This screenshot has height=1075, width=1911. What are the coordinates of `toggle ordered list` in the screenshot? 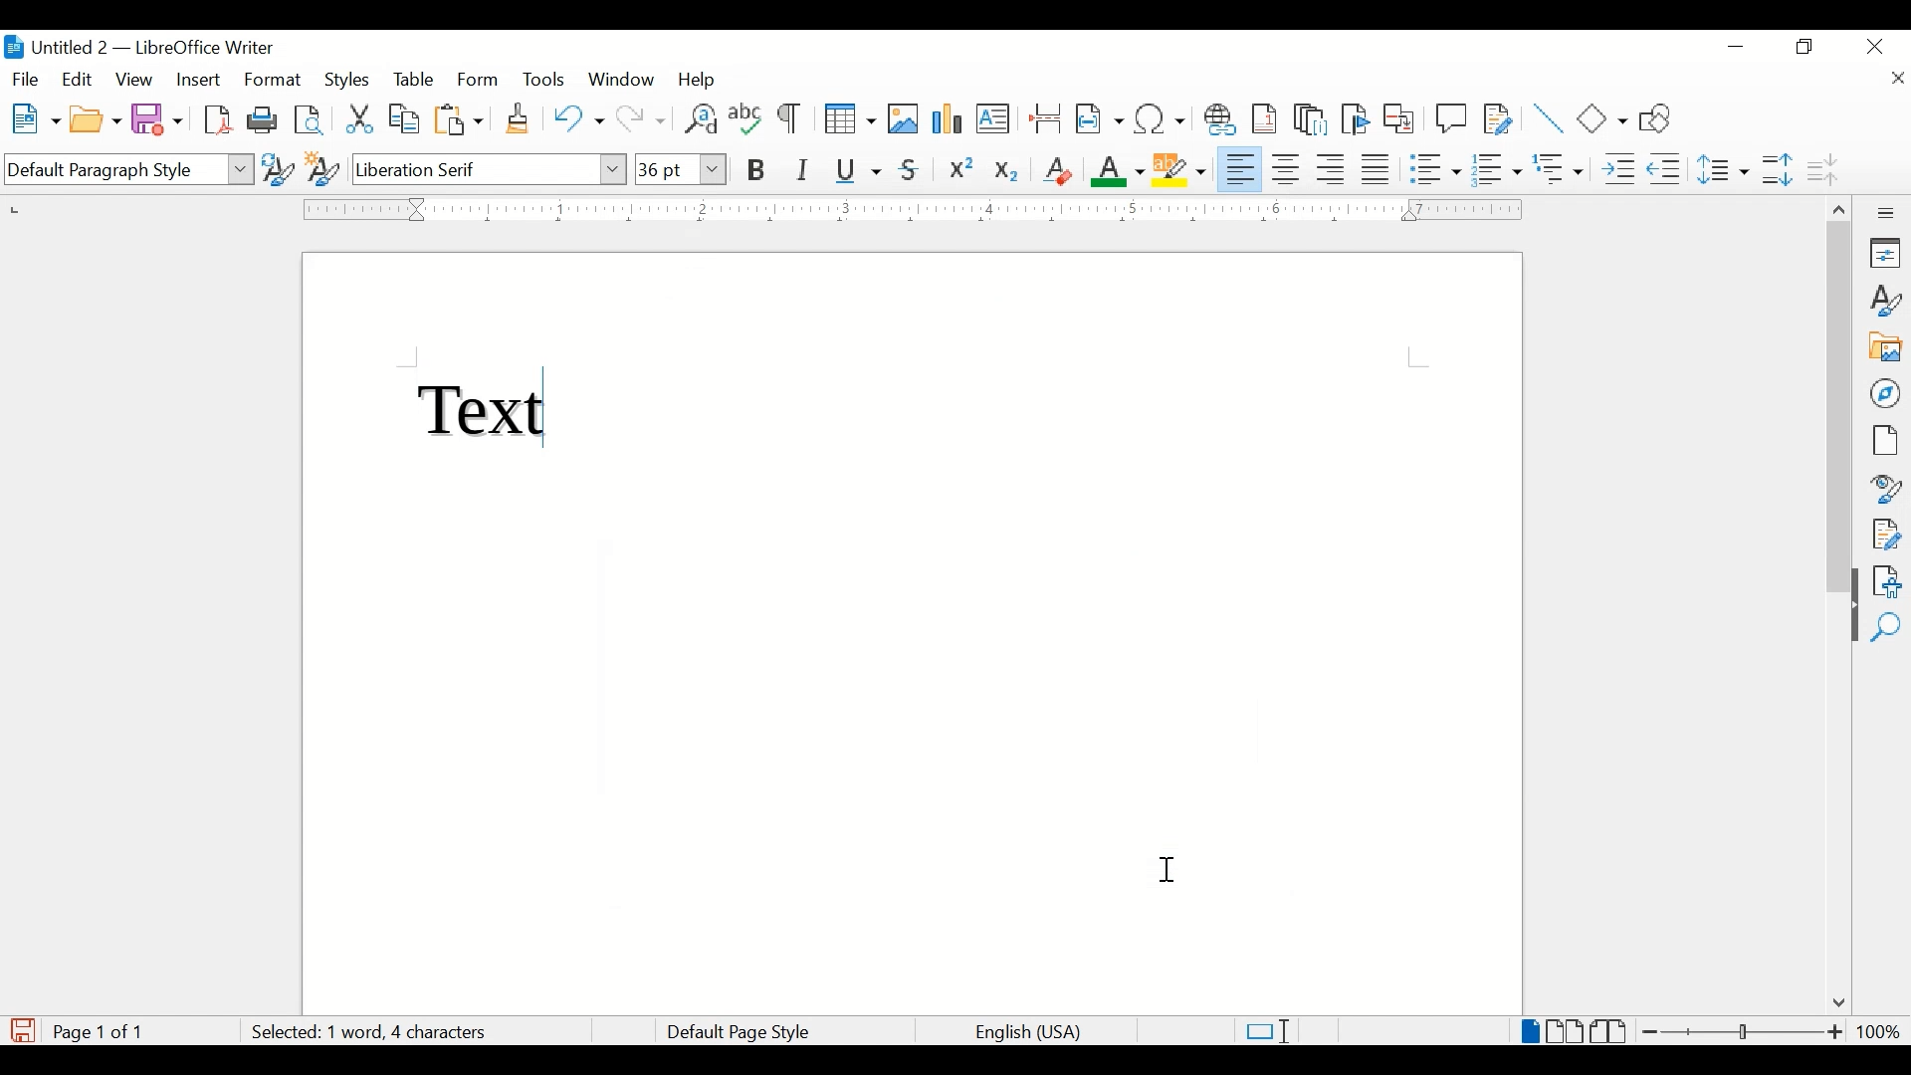 It's located at (1496, 168).